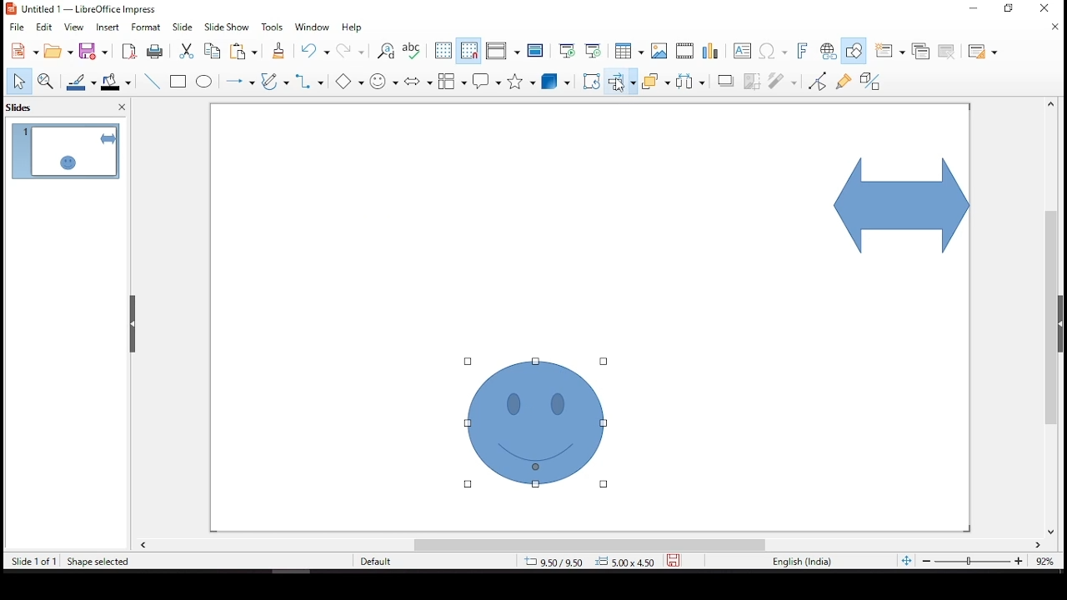 The image size is (1067, 600). Describe the element at coordinates (619, 82) in the screenshot. I see `align objects` at that location.